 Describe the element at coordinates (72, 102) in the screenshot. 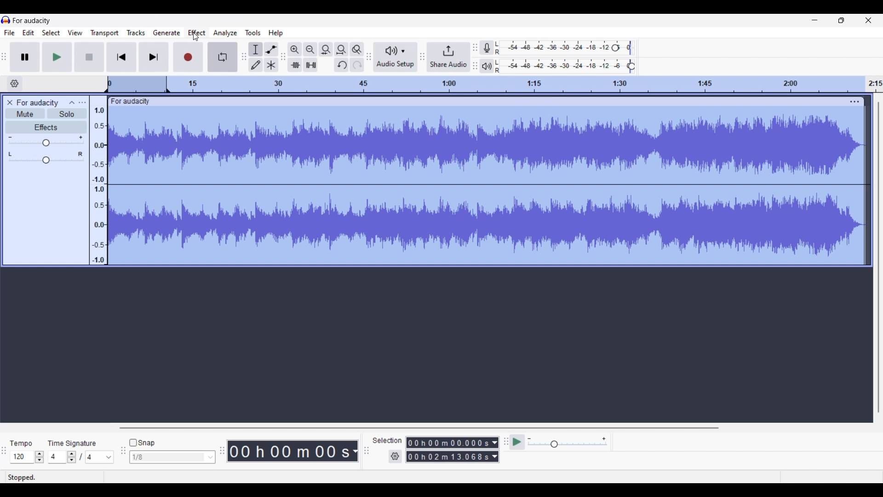

I see `Collapse` at that location.